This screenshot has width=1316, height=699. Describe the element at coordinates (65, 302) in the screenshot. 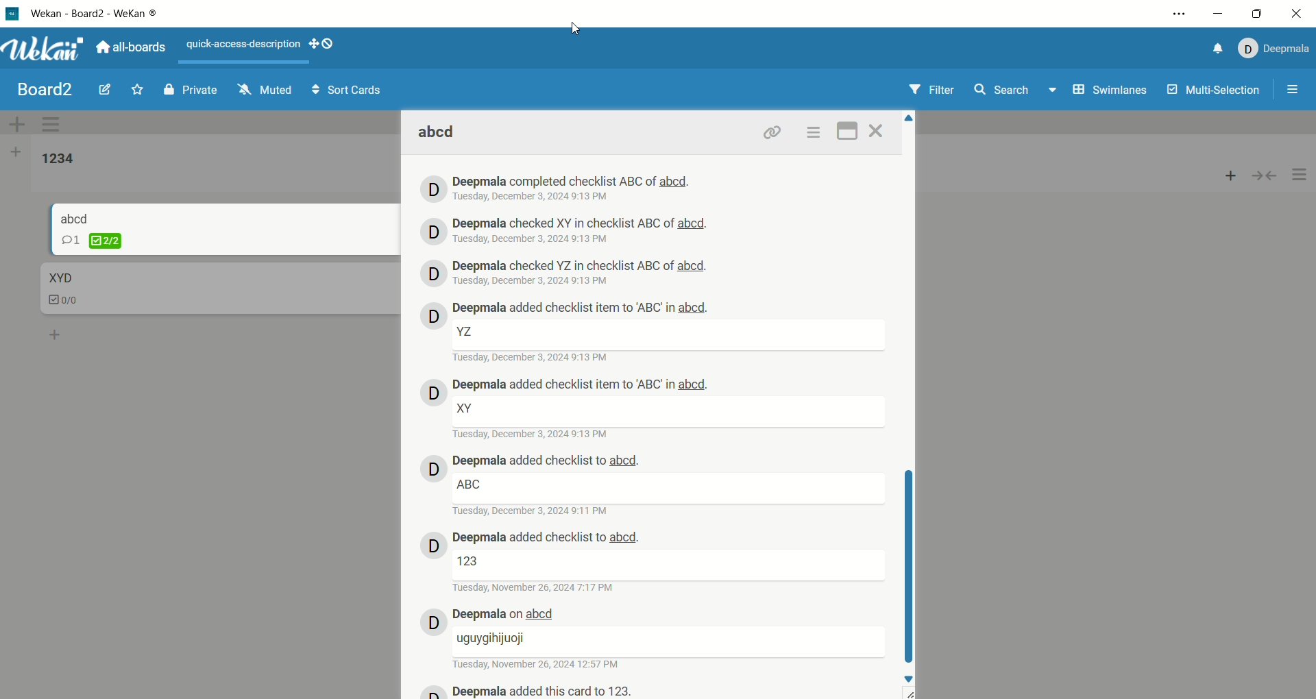

I see `checklist` at that location.